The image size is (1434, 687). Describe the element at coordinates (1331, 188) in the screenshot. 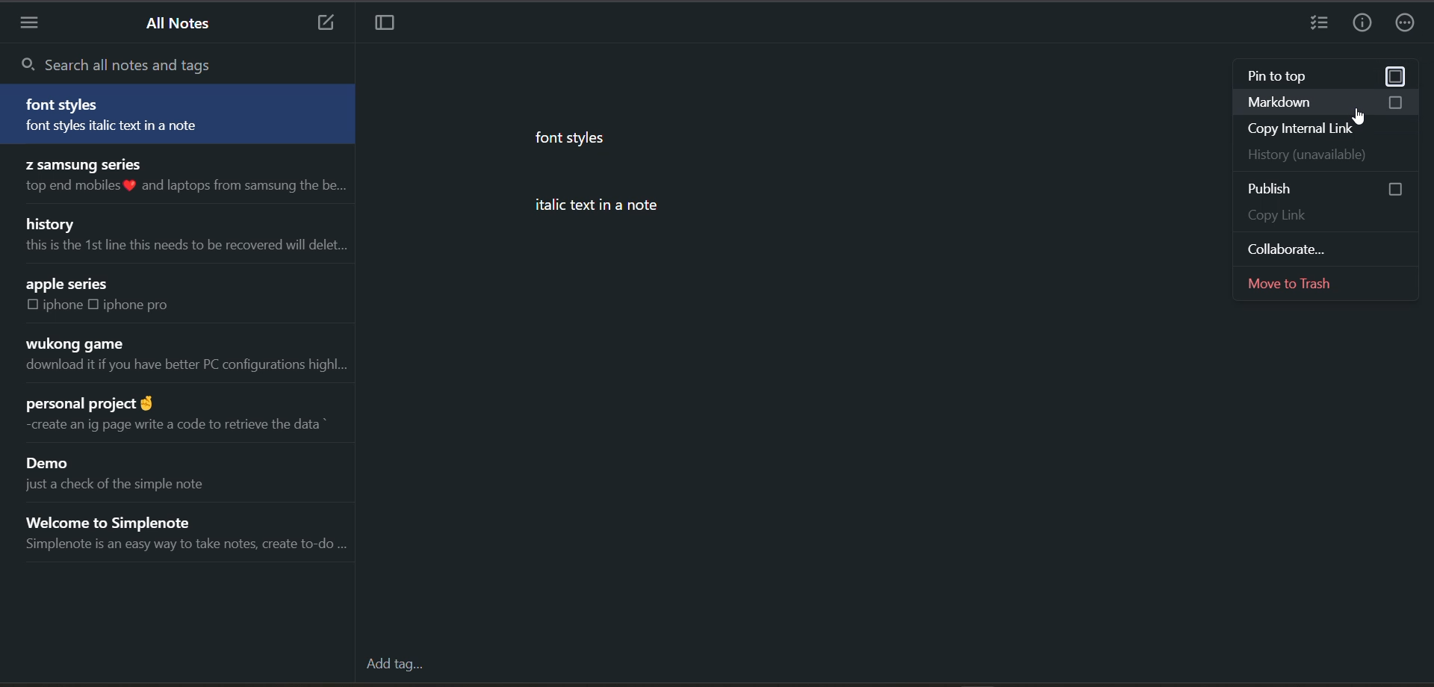

I see `publish` at that location.